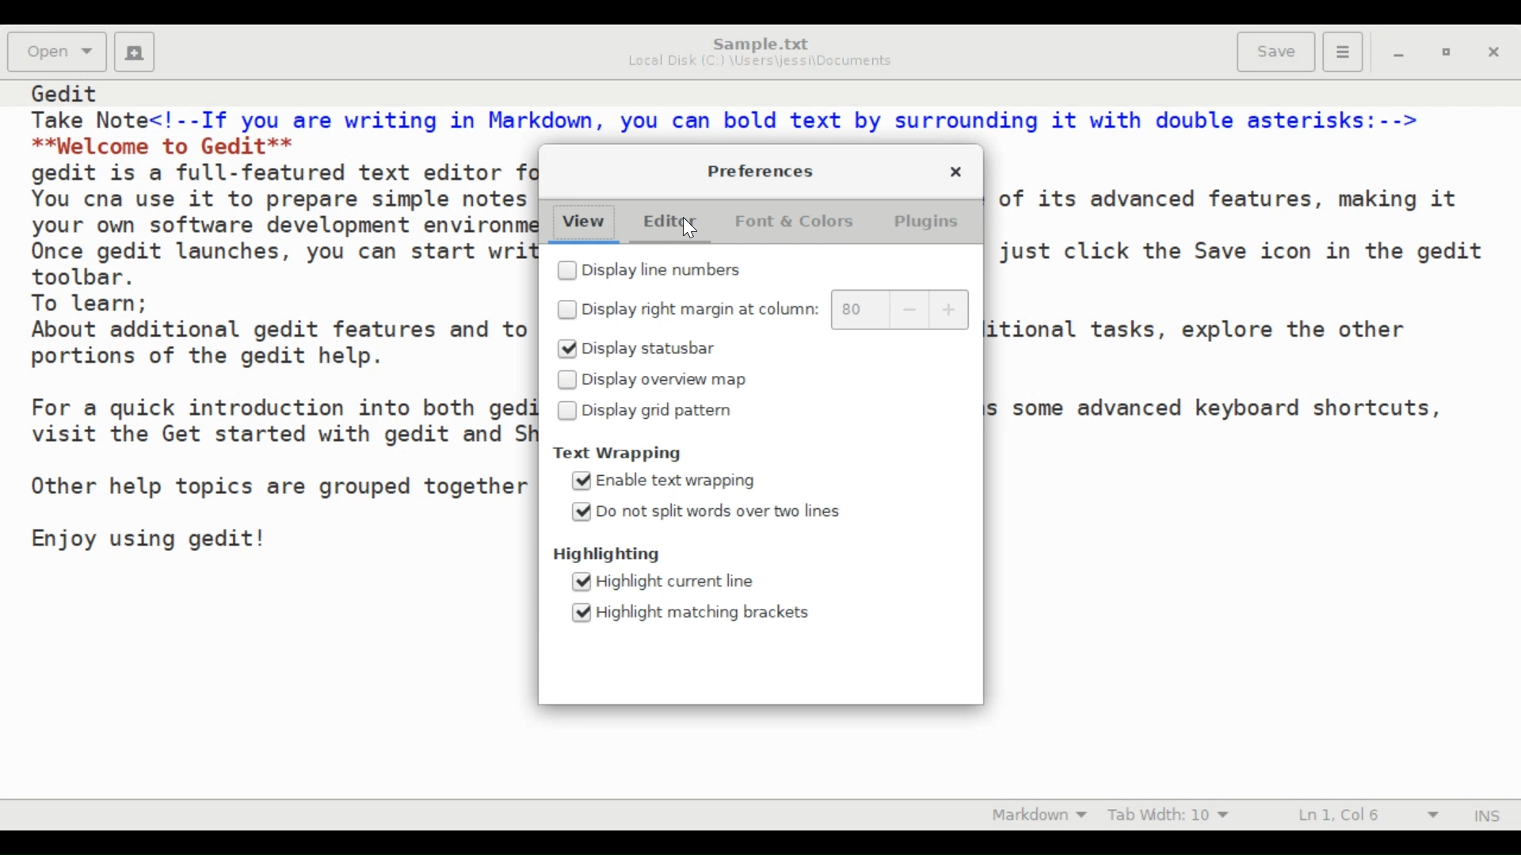 This screenshot has height=855, width=1521. What do you see at coordinates (686, 309) in the screenshot?
I see `(un)select Display right margin at column` at bounding box center [686, 309].